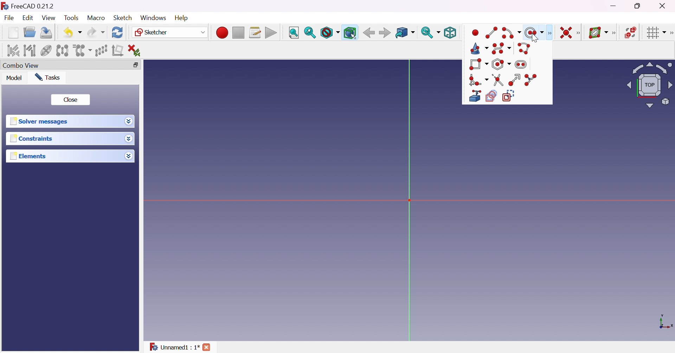 The image size is (675, 353). Describe the element at coordinates (549, 33) in the screenshot. I see `Sketcher geometries` at that location.